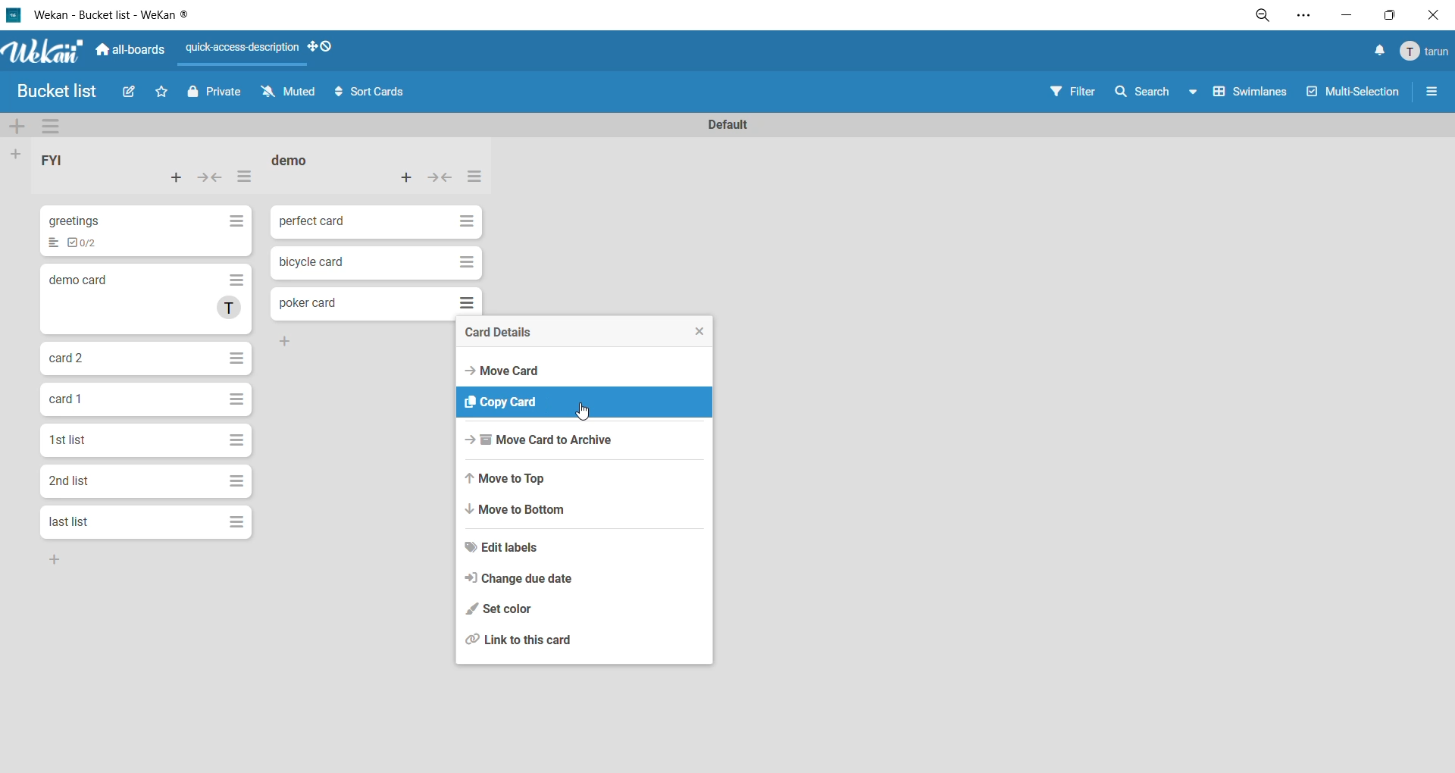 The width and height of the screenshot is (1455, 773). Describe the element at coordinates (237, 399) in the screenshot. I see `Hamburger` at that location.